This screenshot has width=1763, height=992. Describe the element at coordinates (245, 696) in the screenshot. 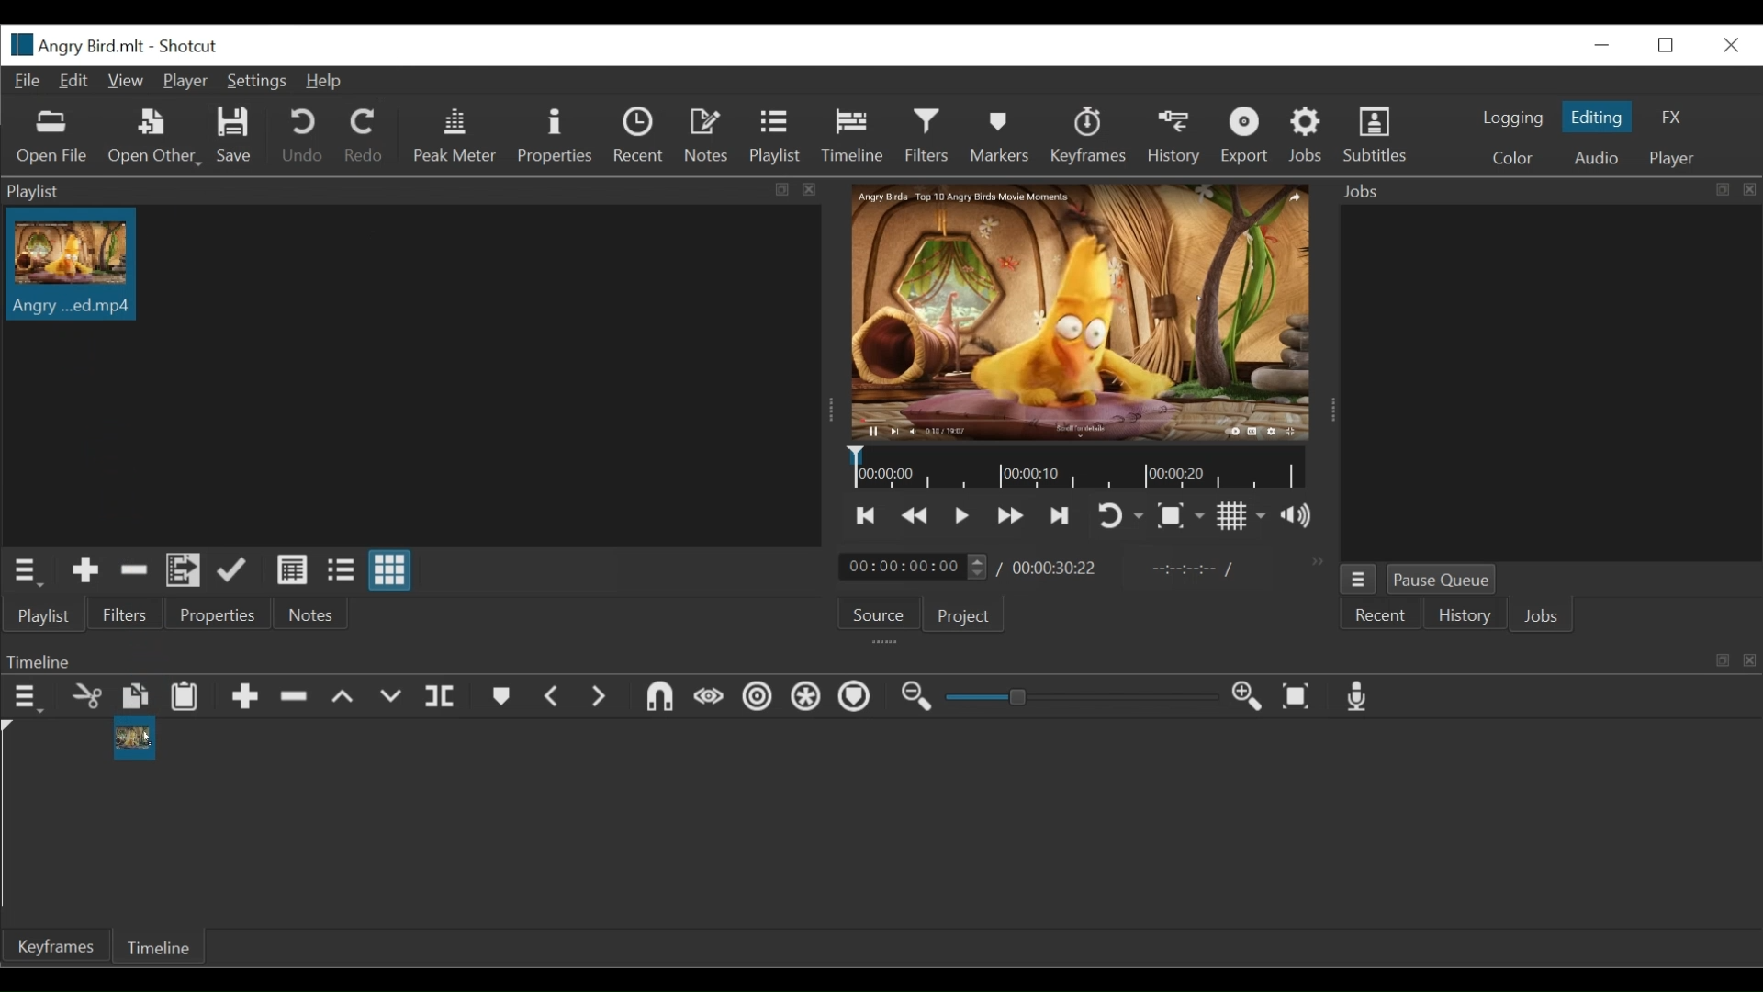

I see `Append` at that location.